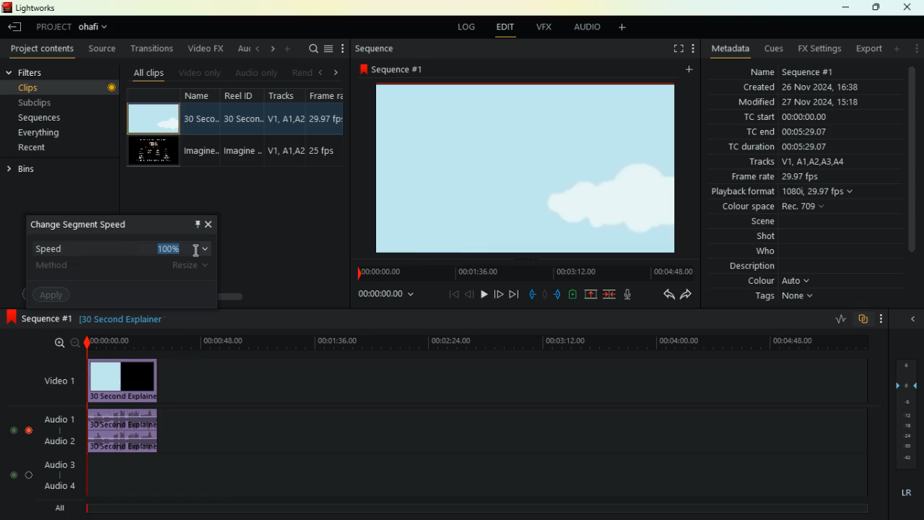 The width and height of the screenshot is (924, 520). I want to click on audio, so click(131, 431).